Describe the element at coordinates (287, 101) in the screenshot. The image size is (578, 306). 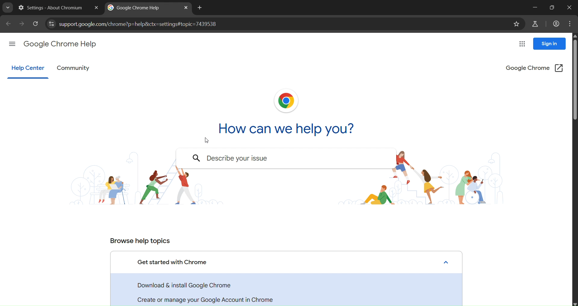
I see `image` at that location.